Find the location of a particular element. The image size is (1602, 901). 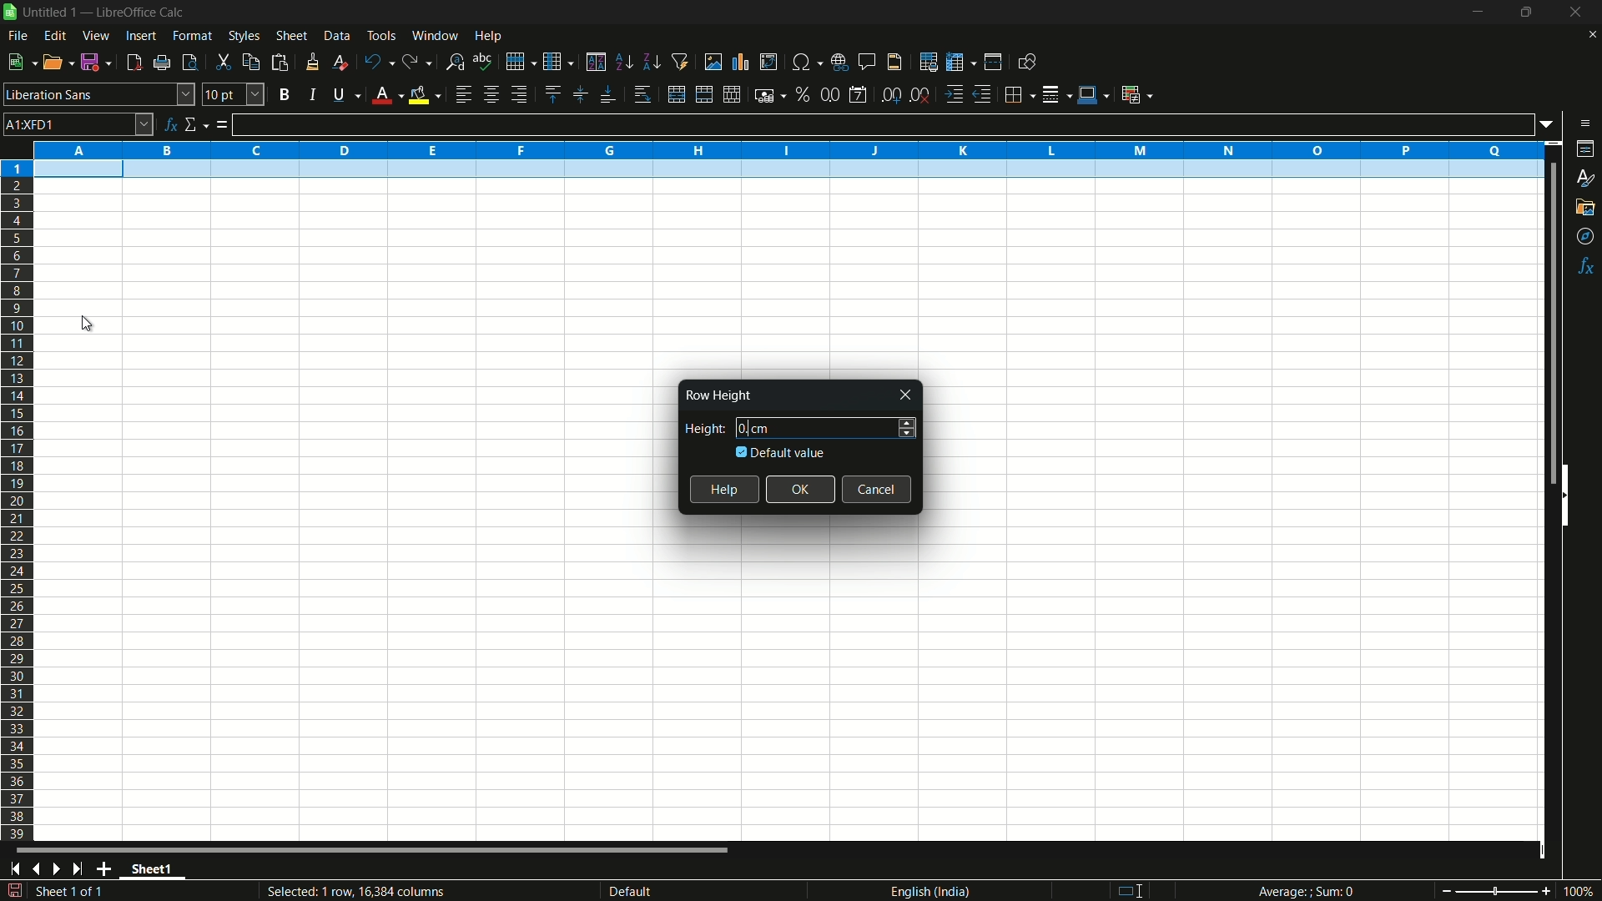

scroll to last sheet is located at coordinates (83, 869).